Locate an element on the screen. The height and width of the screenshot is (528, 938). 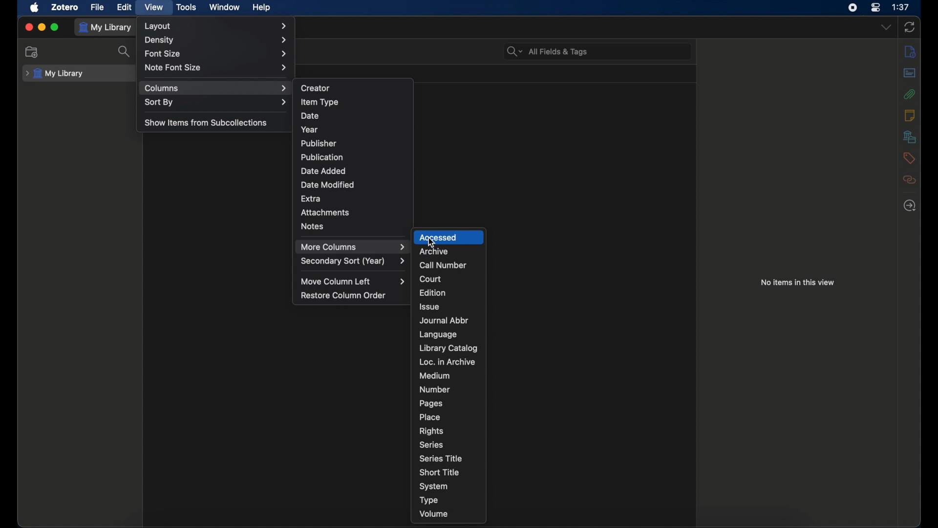
close is located at coordinates (27, 27).